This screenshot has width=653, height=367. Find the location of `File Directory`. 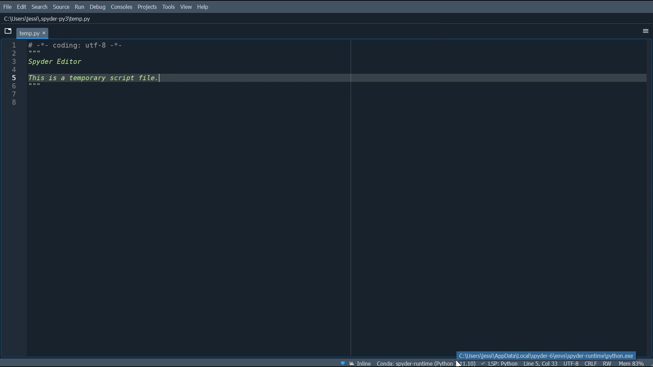

File Directory is located at coordinates (426, 363).